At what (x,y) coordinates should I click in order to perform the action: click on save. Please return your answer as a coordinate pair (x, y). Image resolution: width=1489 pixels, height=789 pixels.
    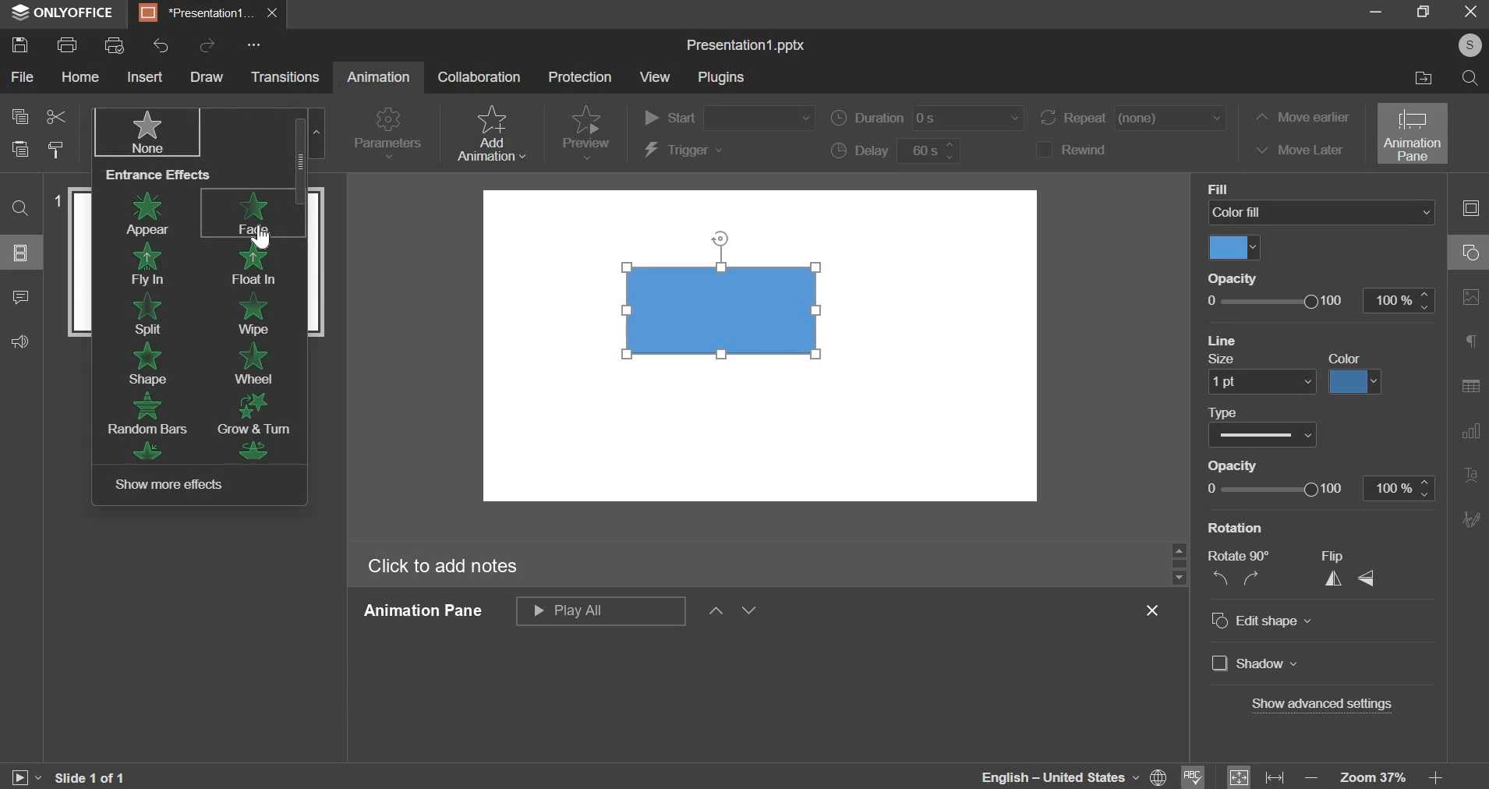
    Looking at the image, I should click on (22, 44).